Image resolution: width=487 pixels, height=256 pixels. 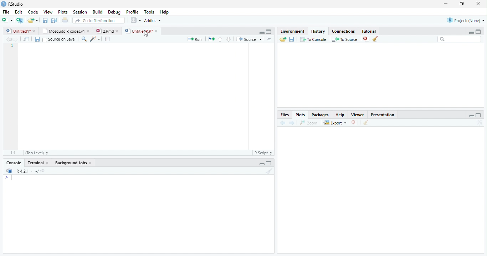 I want to click on Source on Save, so click(x=60, y=39).